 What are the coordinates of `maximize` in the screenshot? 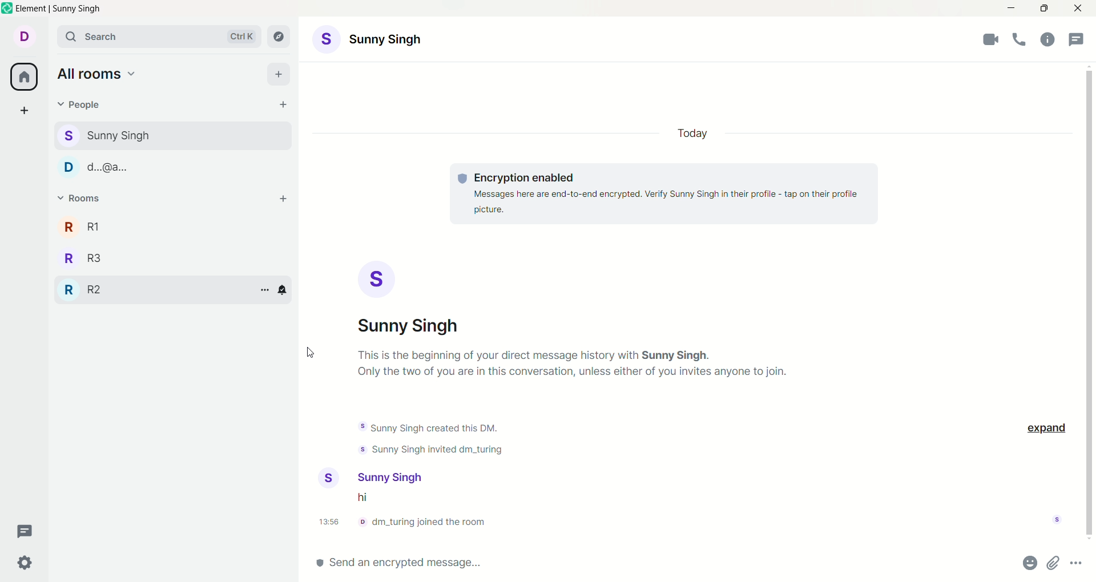 It's located at (1045, 9).